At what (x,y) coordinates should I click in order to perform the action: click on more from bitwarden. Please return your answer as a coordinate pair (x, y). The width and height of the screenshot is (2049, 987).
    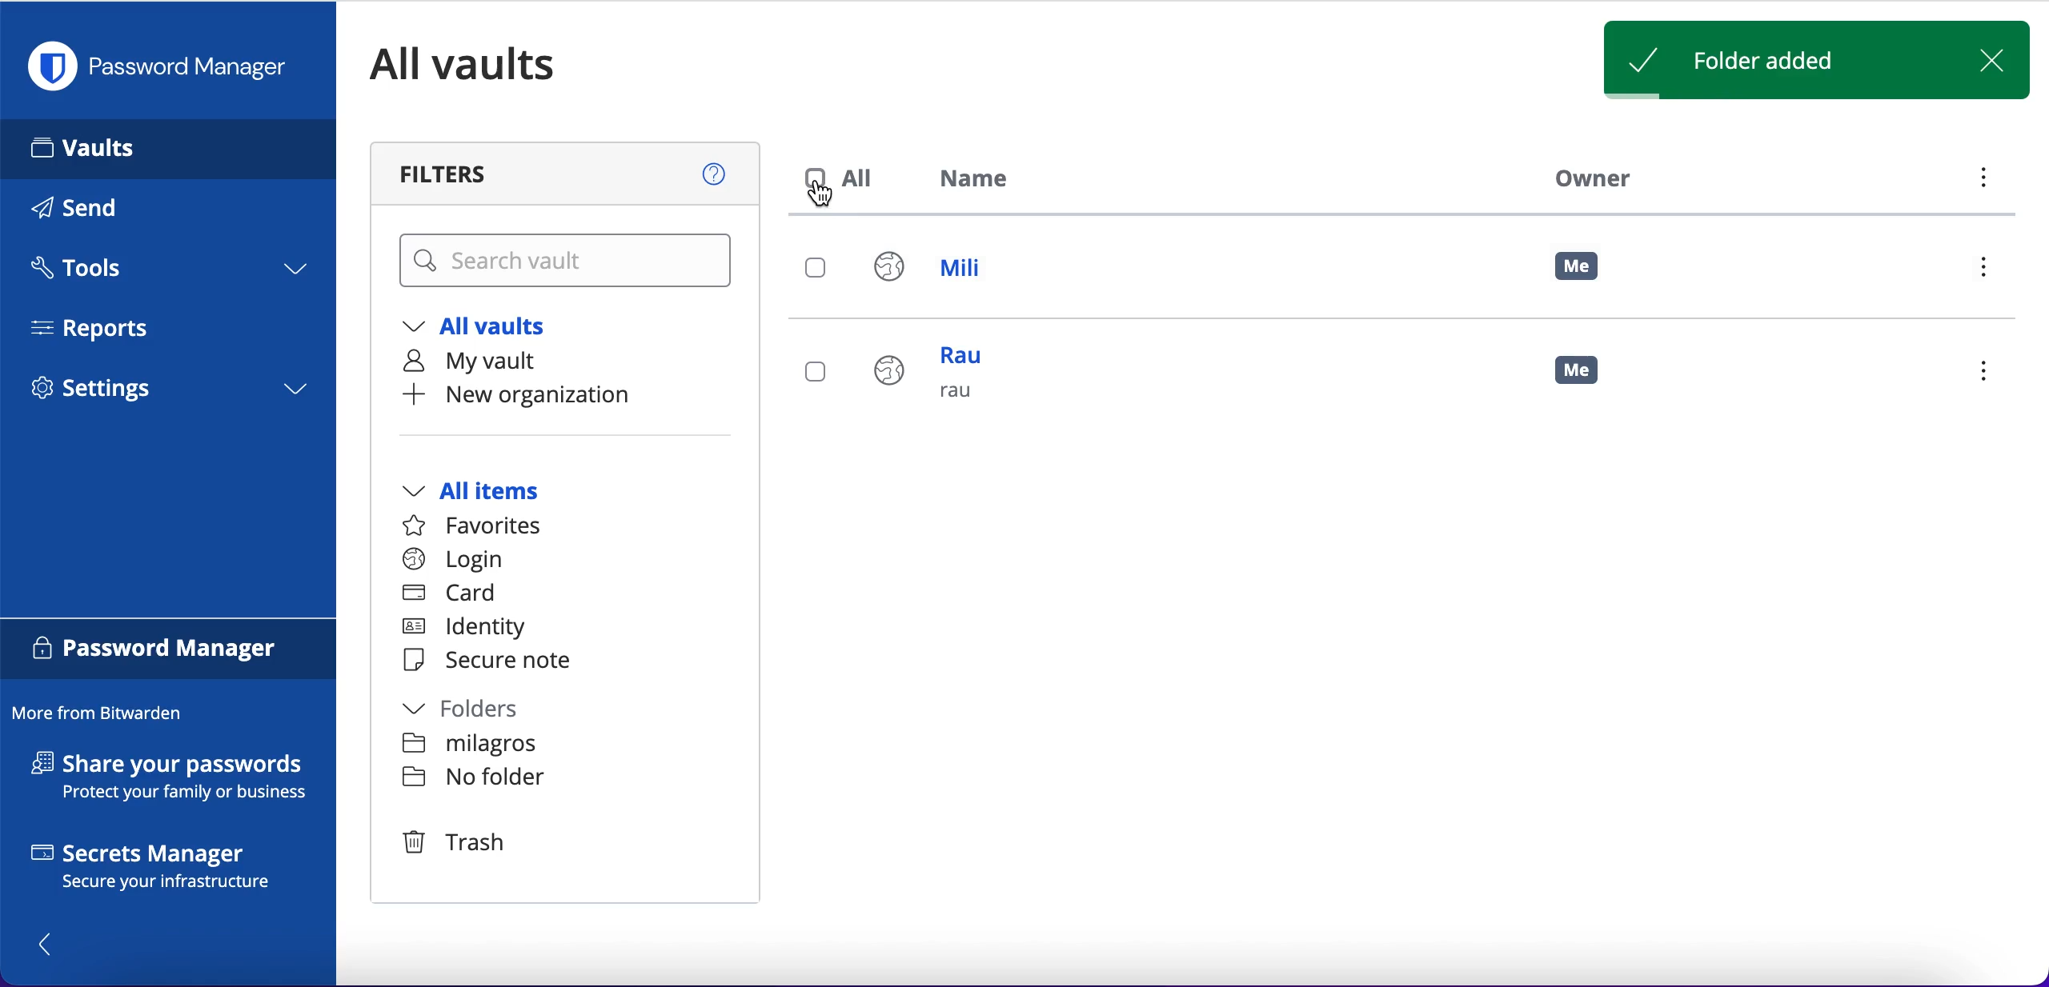
    Looking at the image, I should click on (105, 714).